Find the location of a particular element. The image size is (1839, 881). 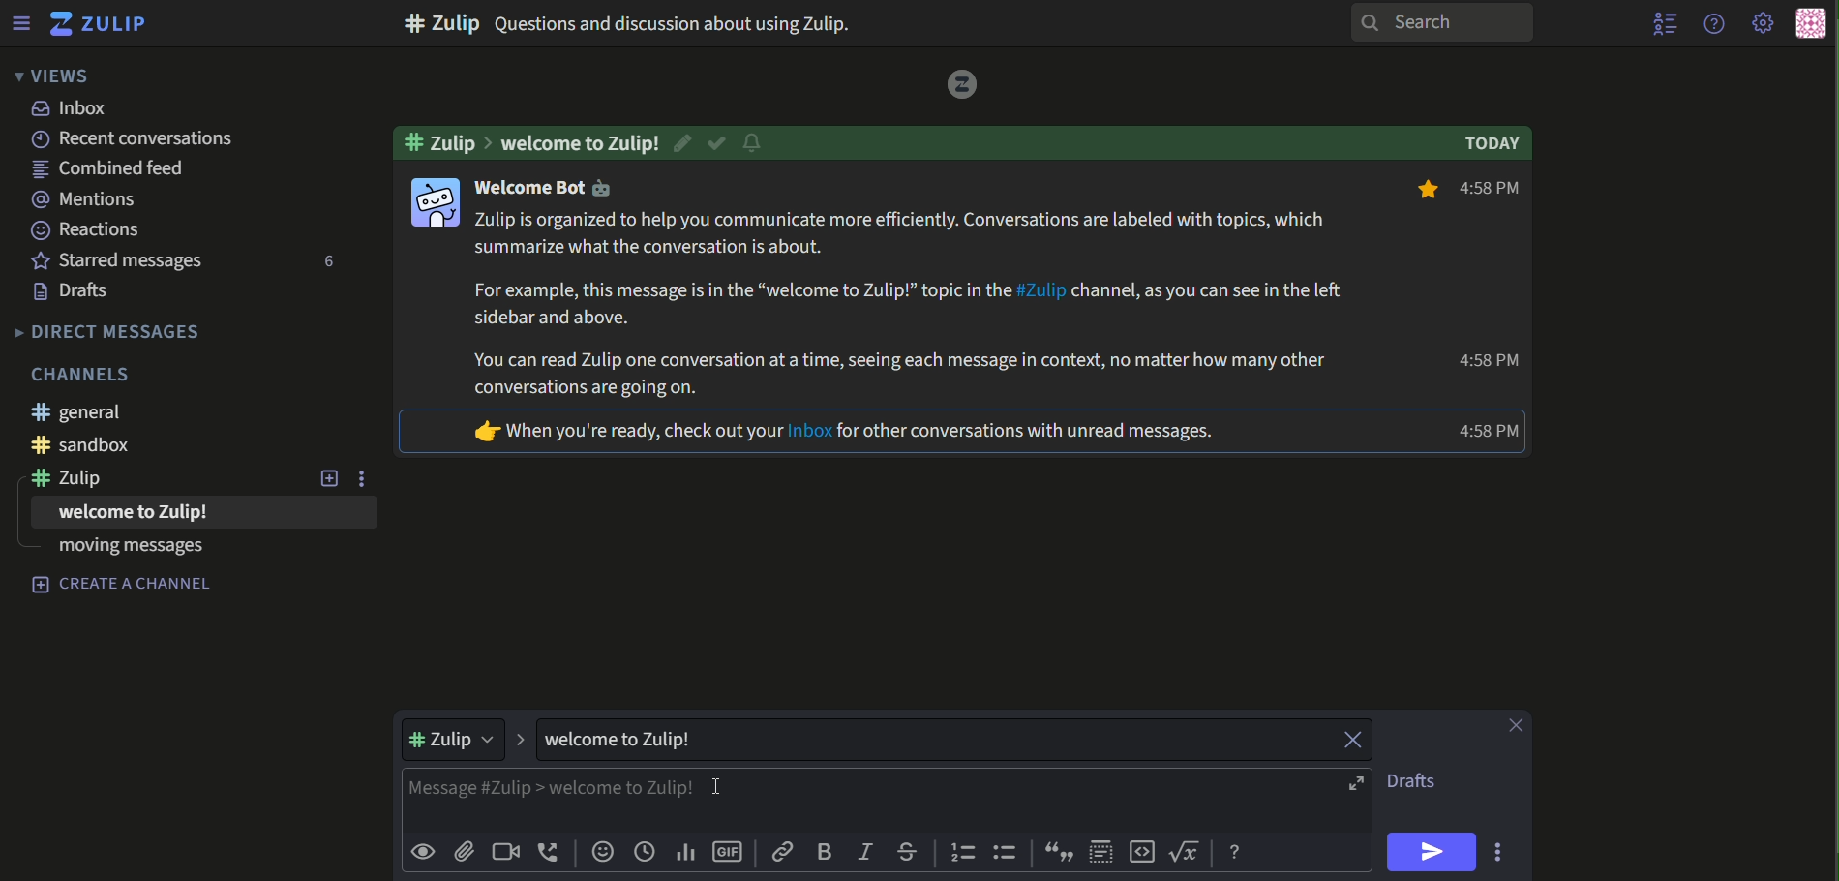

add emoji is located at coordinates (601, 853).